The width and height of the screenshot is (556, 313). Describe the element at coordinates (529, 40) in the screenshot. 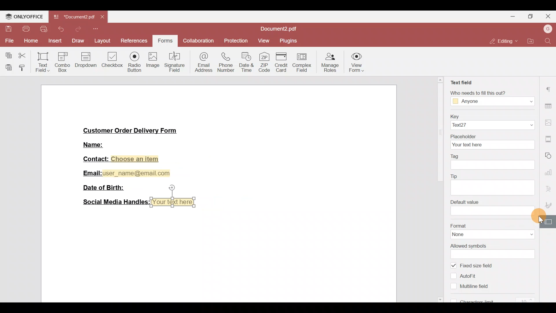

I see `Open file location` at that location.